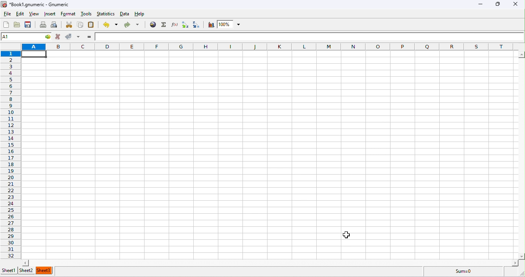  I want to click on maximize, so click(497, 4).